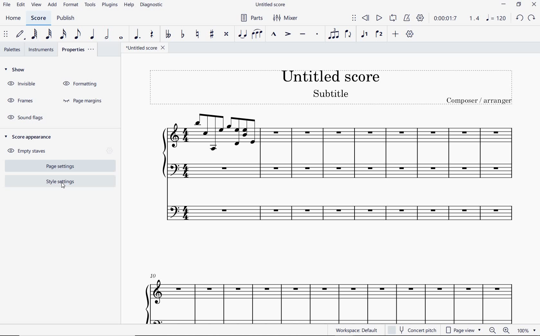  Describe the element at coordinates (7, 34) in the screenshot. I see `SELECT TO MOVE` at that location.